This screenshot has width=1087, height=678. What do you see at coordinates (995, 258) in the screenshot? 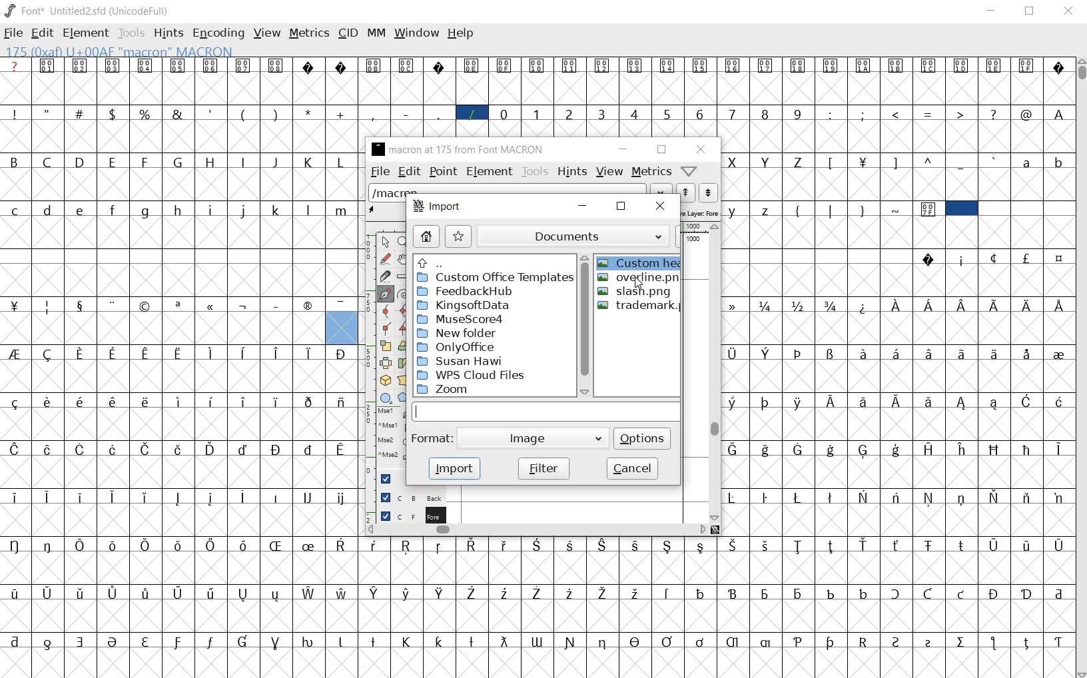
I see `Symbol` at bounding box center [995, 258].